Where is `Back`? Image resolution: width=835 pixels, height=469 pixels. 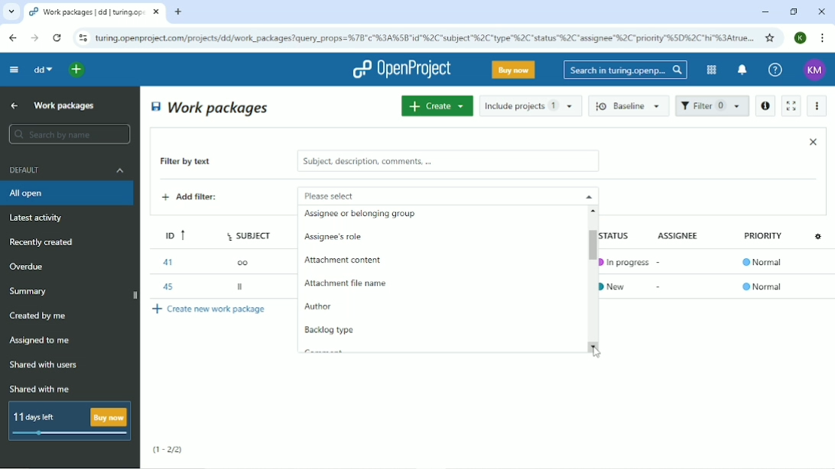
Back is located at coordinates (12, 37).